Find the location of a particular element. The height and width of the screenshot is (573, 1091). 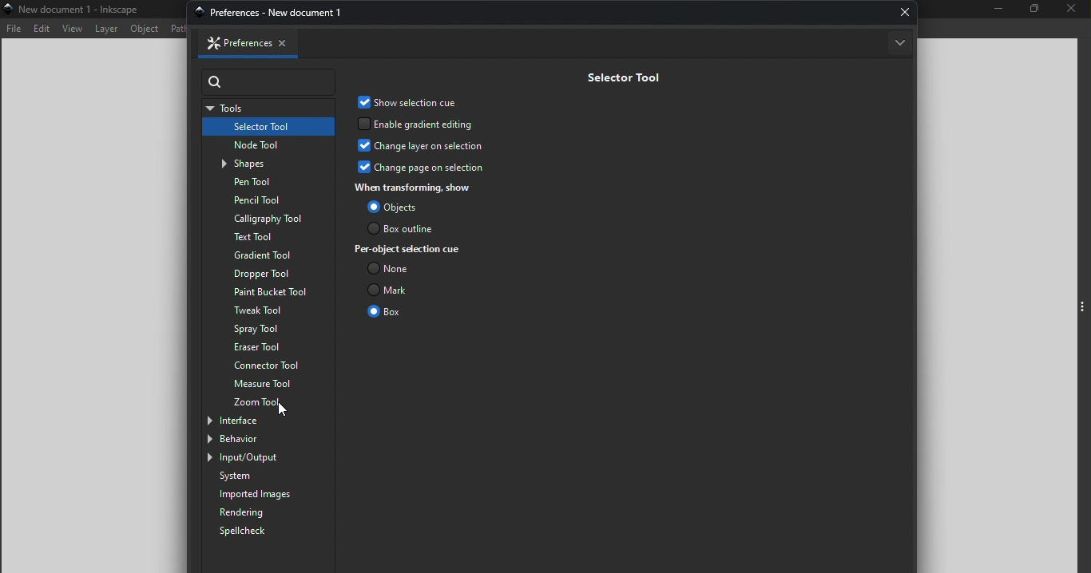

Spray tool is located at coordinates (270, 328).